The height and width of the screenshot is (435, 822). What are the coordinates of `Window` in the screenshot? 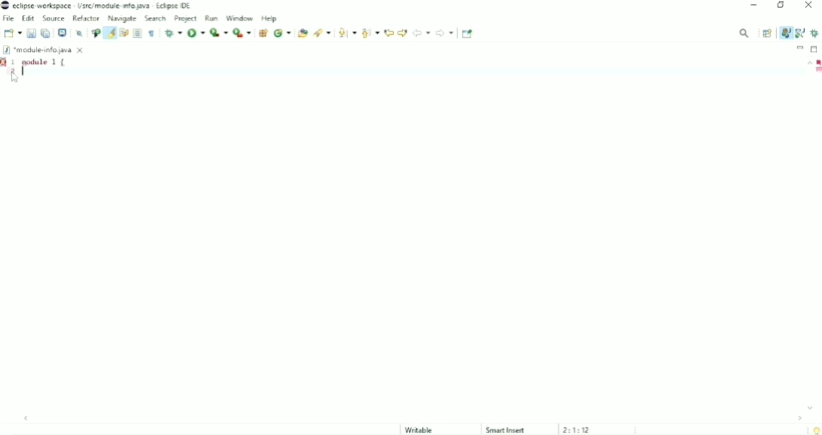 It's located at (240, 17).